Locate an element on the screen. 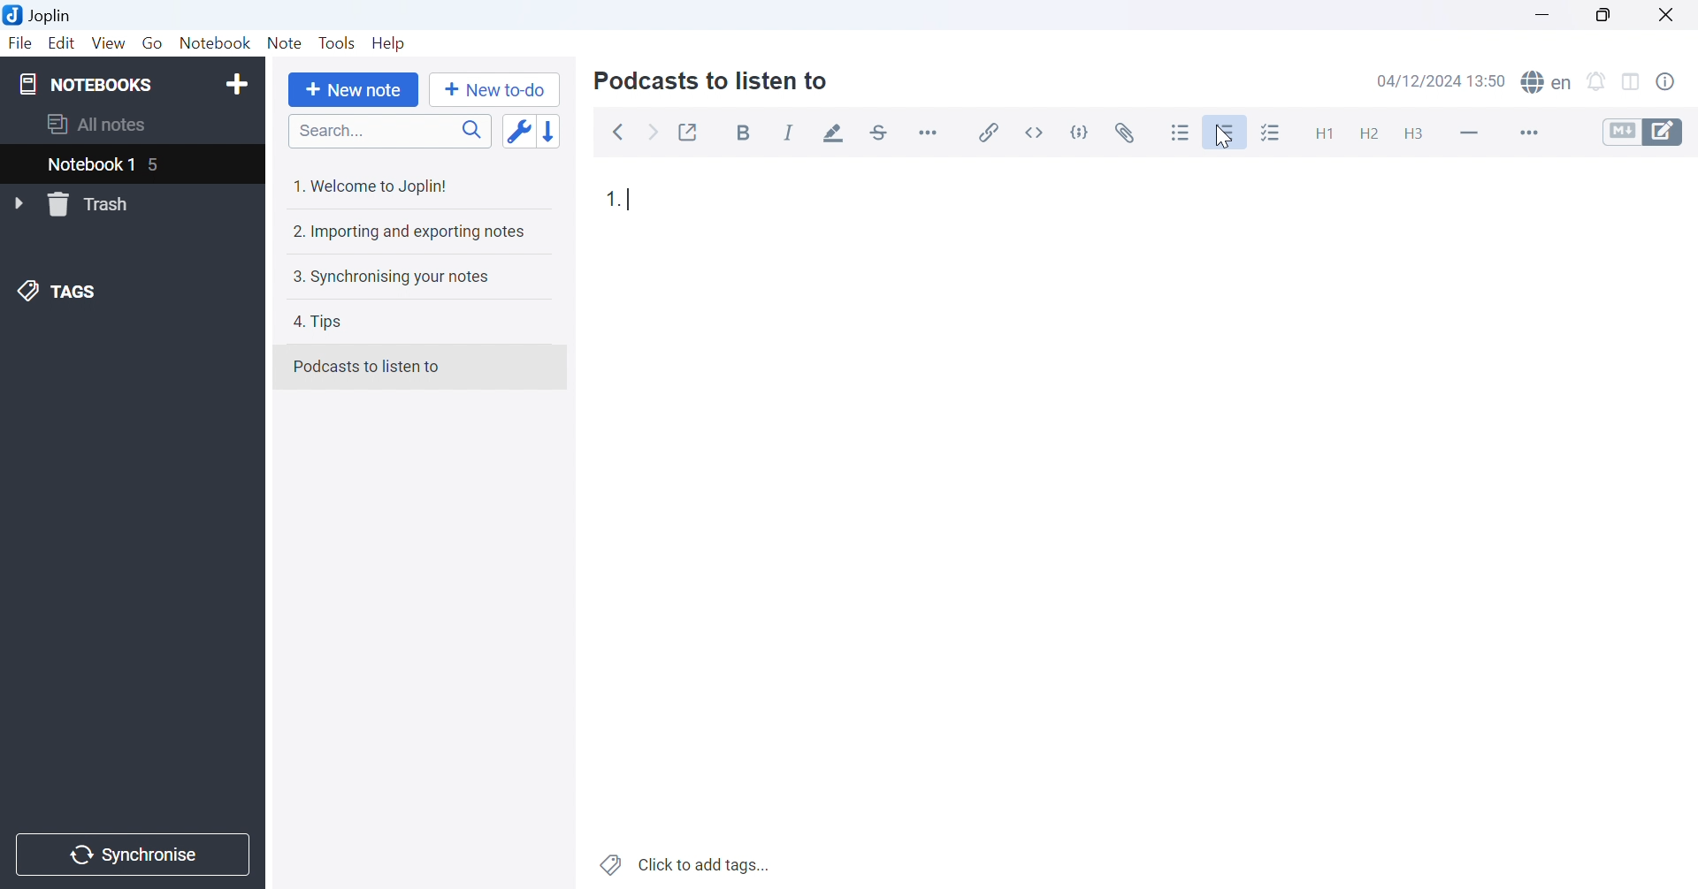  Minimize is located at coordinates (1541, 13).